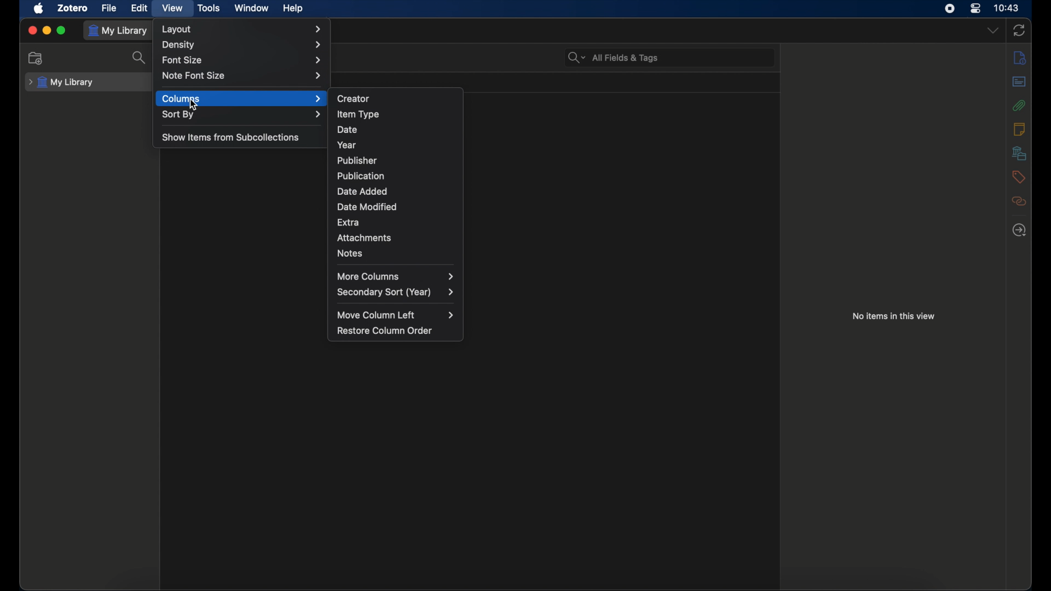 The height and width of the screenshot is (591, 1051). I want to click on minimize, so click(47, 30).